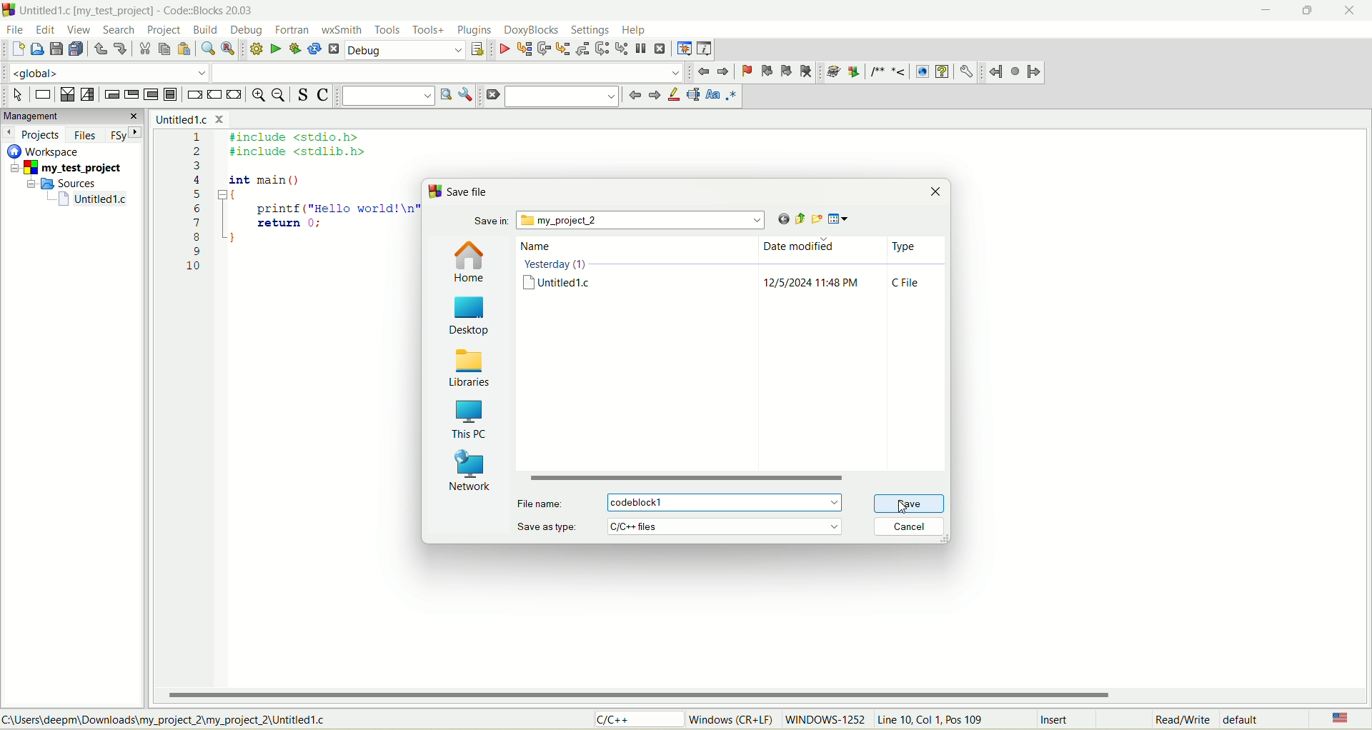 The width and height of the screenshot is (1372, 730). What do you see at coordinates (41, 95) in the screenshot?
I see `instruction` at bounding box center [41, 95].